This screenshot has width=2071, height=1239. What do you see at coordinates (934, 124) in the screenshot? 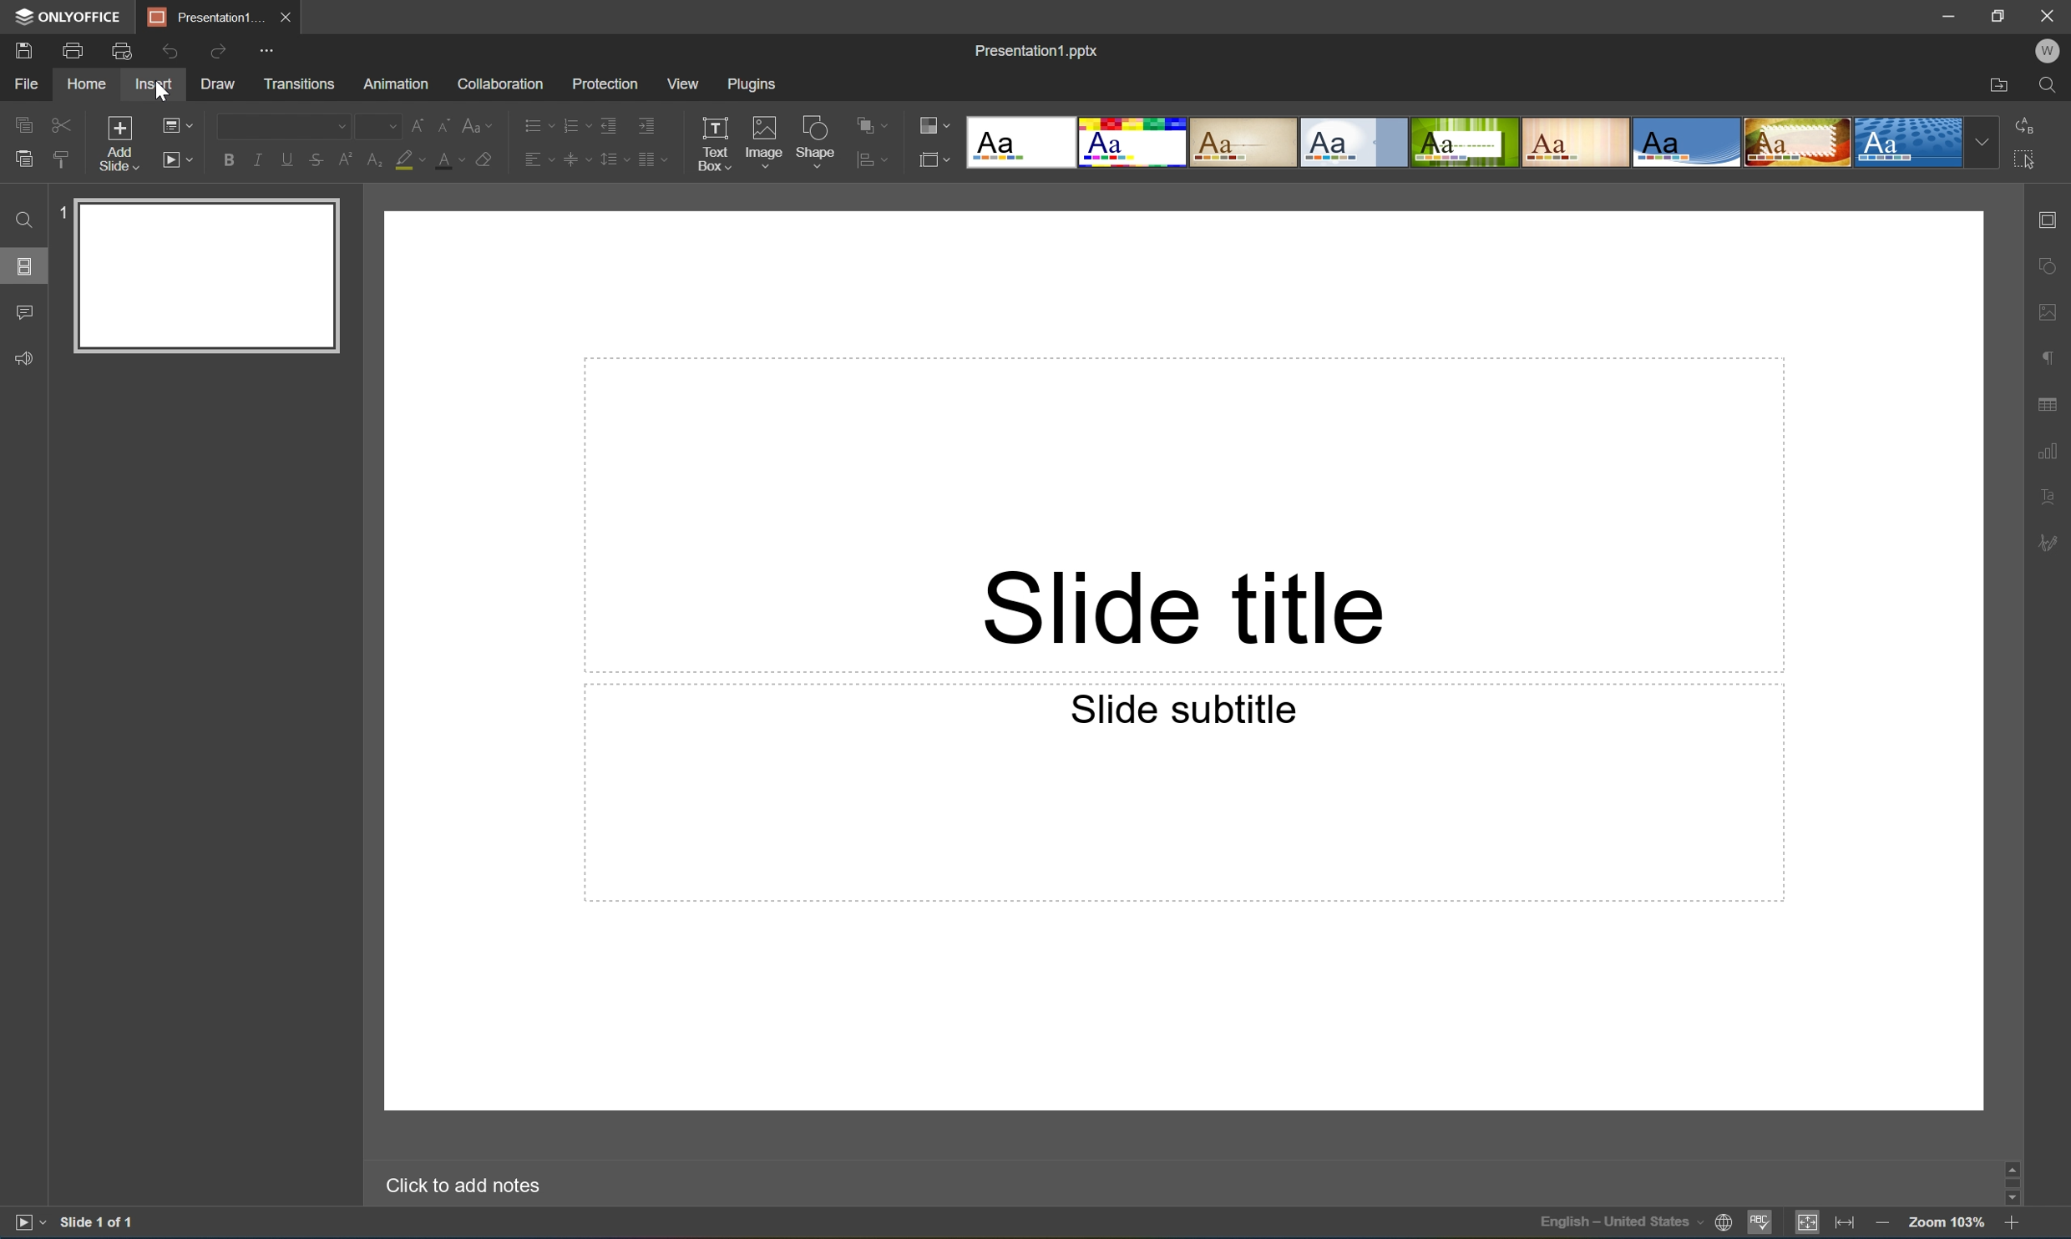
I see `Change color theme` at bounding box center [934, 124].